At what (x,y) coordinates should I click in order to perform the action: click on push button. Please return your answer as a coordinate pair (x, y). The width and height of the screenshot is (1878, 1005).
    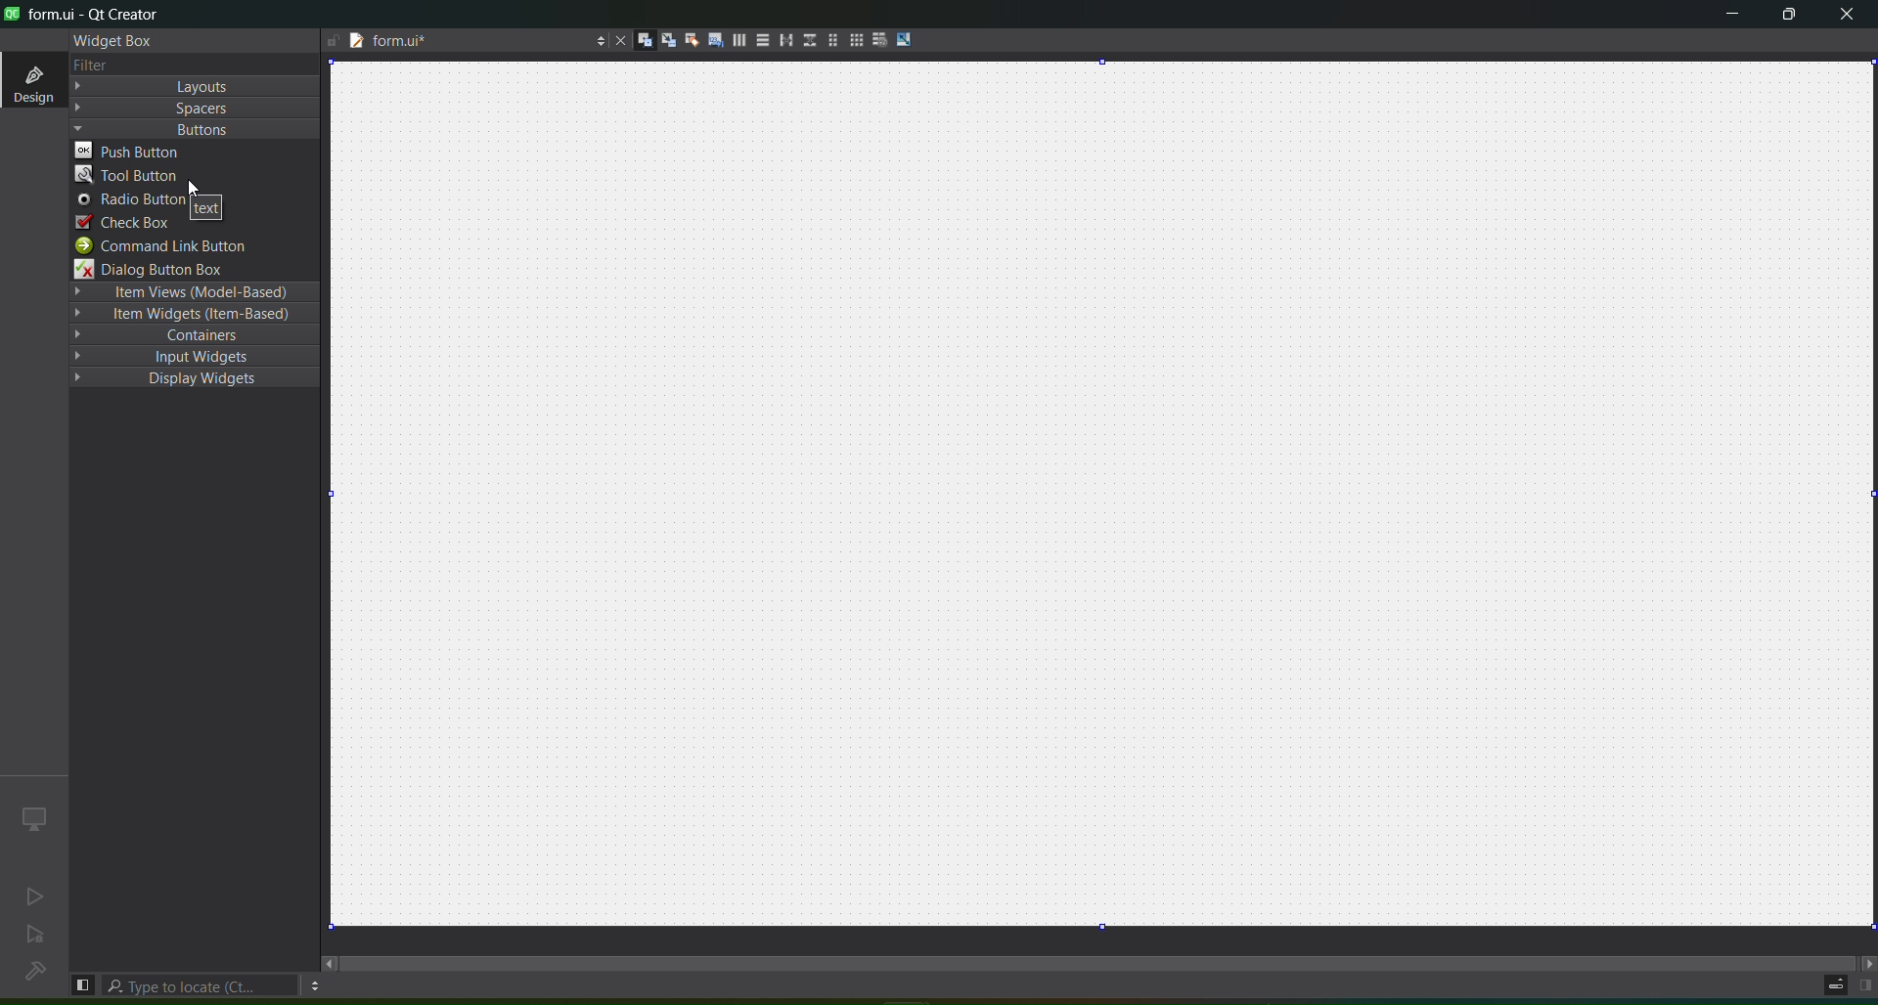
    Looking at the image, I should click on (197, 151).